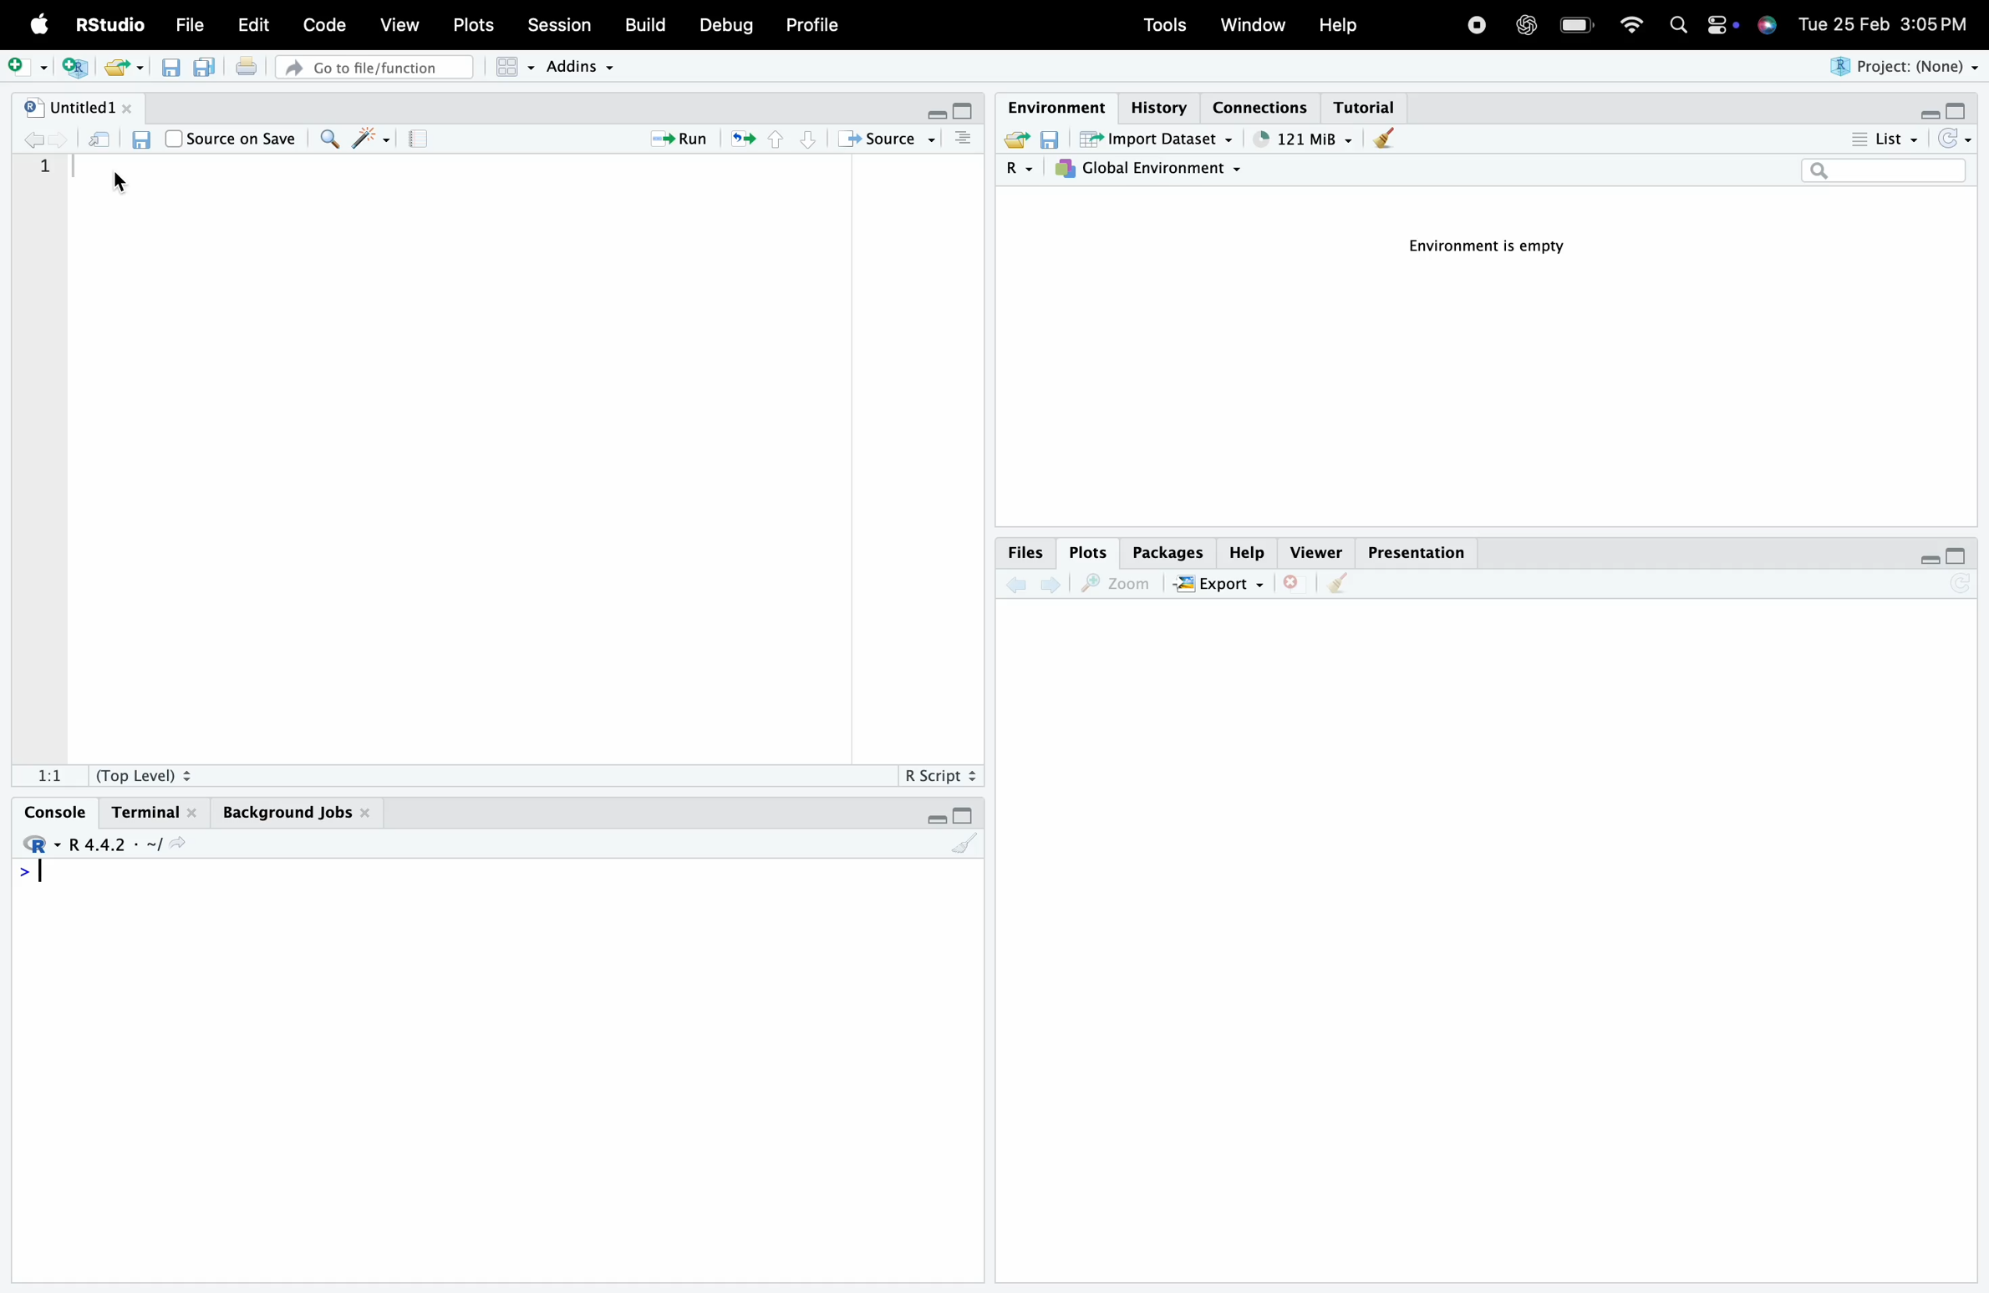  Describe the element at coordinates (60, 139) in the screenshot. I see `Go forward to the next source location (Ctrl + F10)` at that location.